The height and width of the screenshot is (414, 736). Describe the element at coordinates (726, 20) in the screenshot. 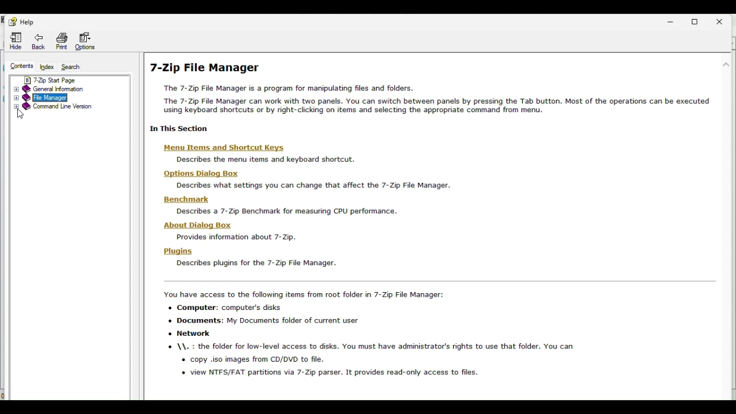

I see `Close` at that location.